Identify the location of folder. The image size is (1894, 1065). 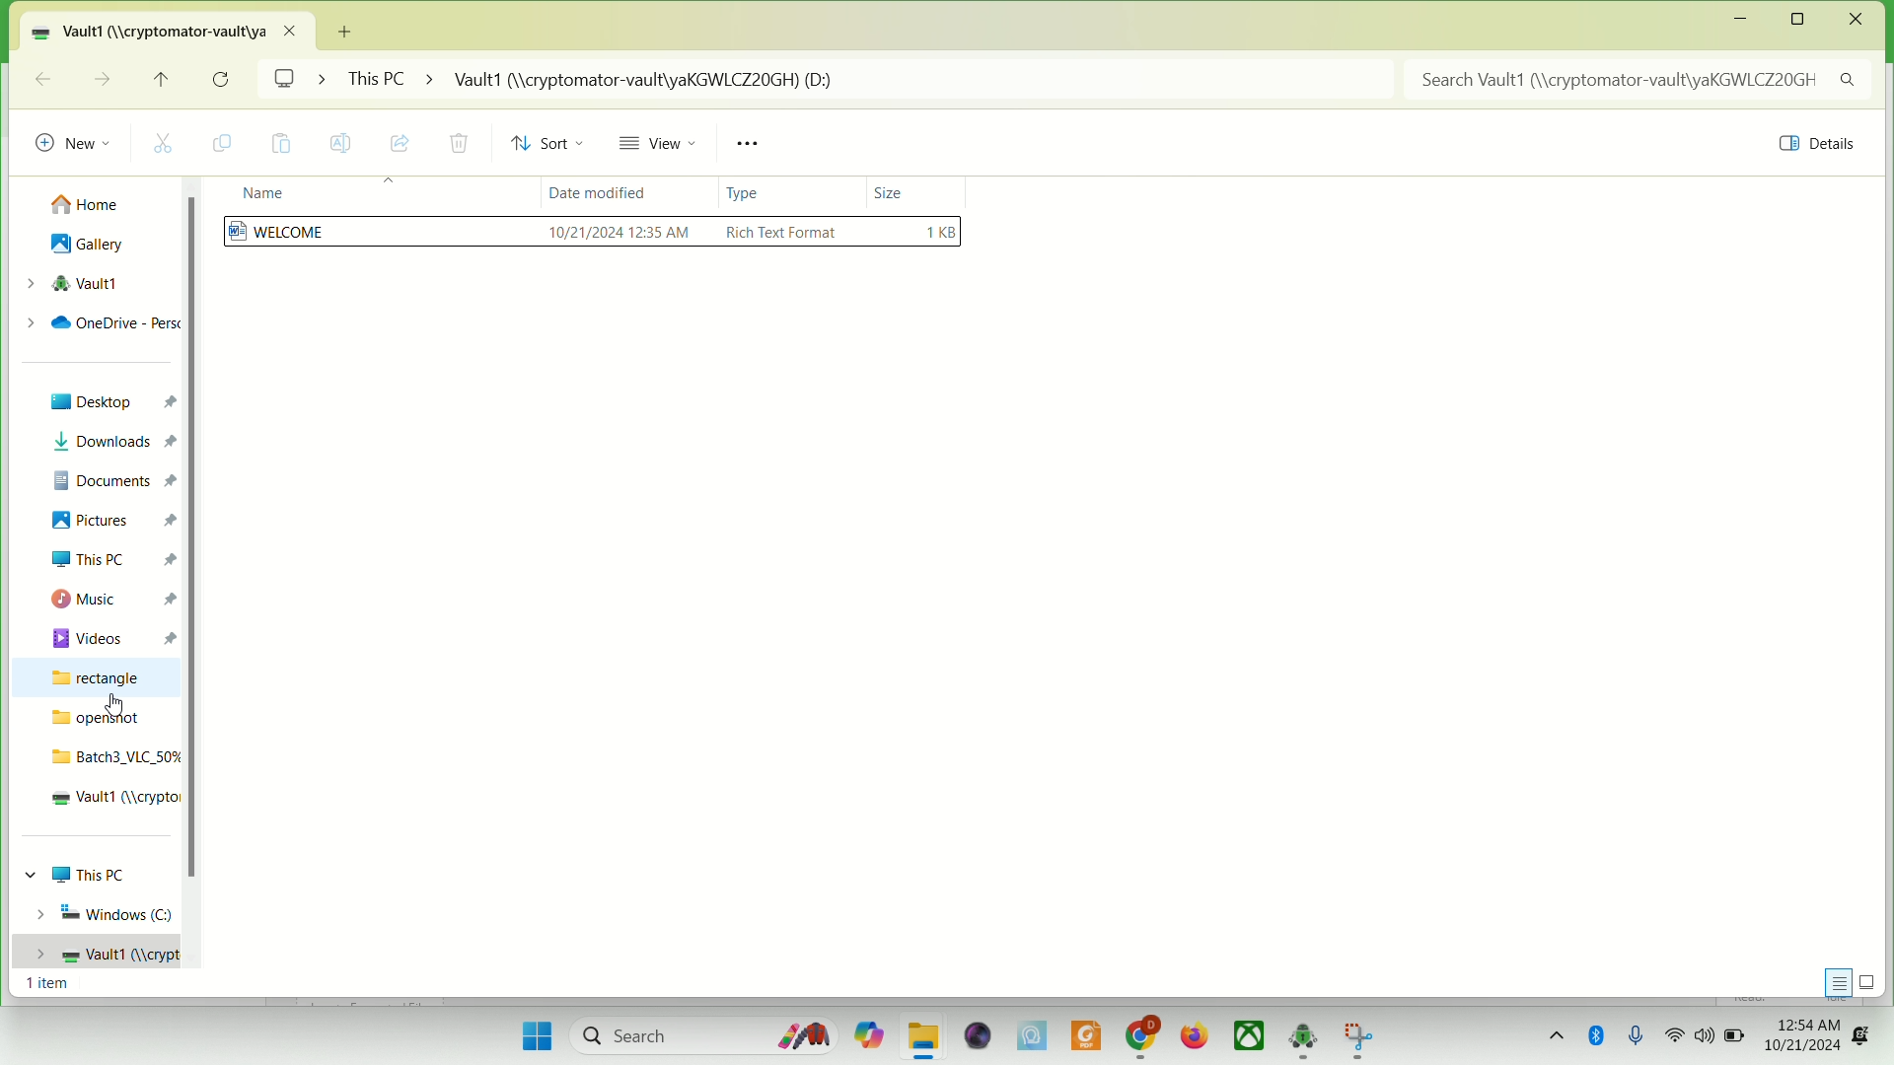
(924, 1037).